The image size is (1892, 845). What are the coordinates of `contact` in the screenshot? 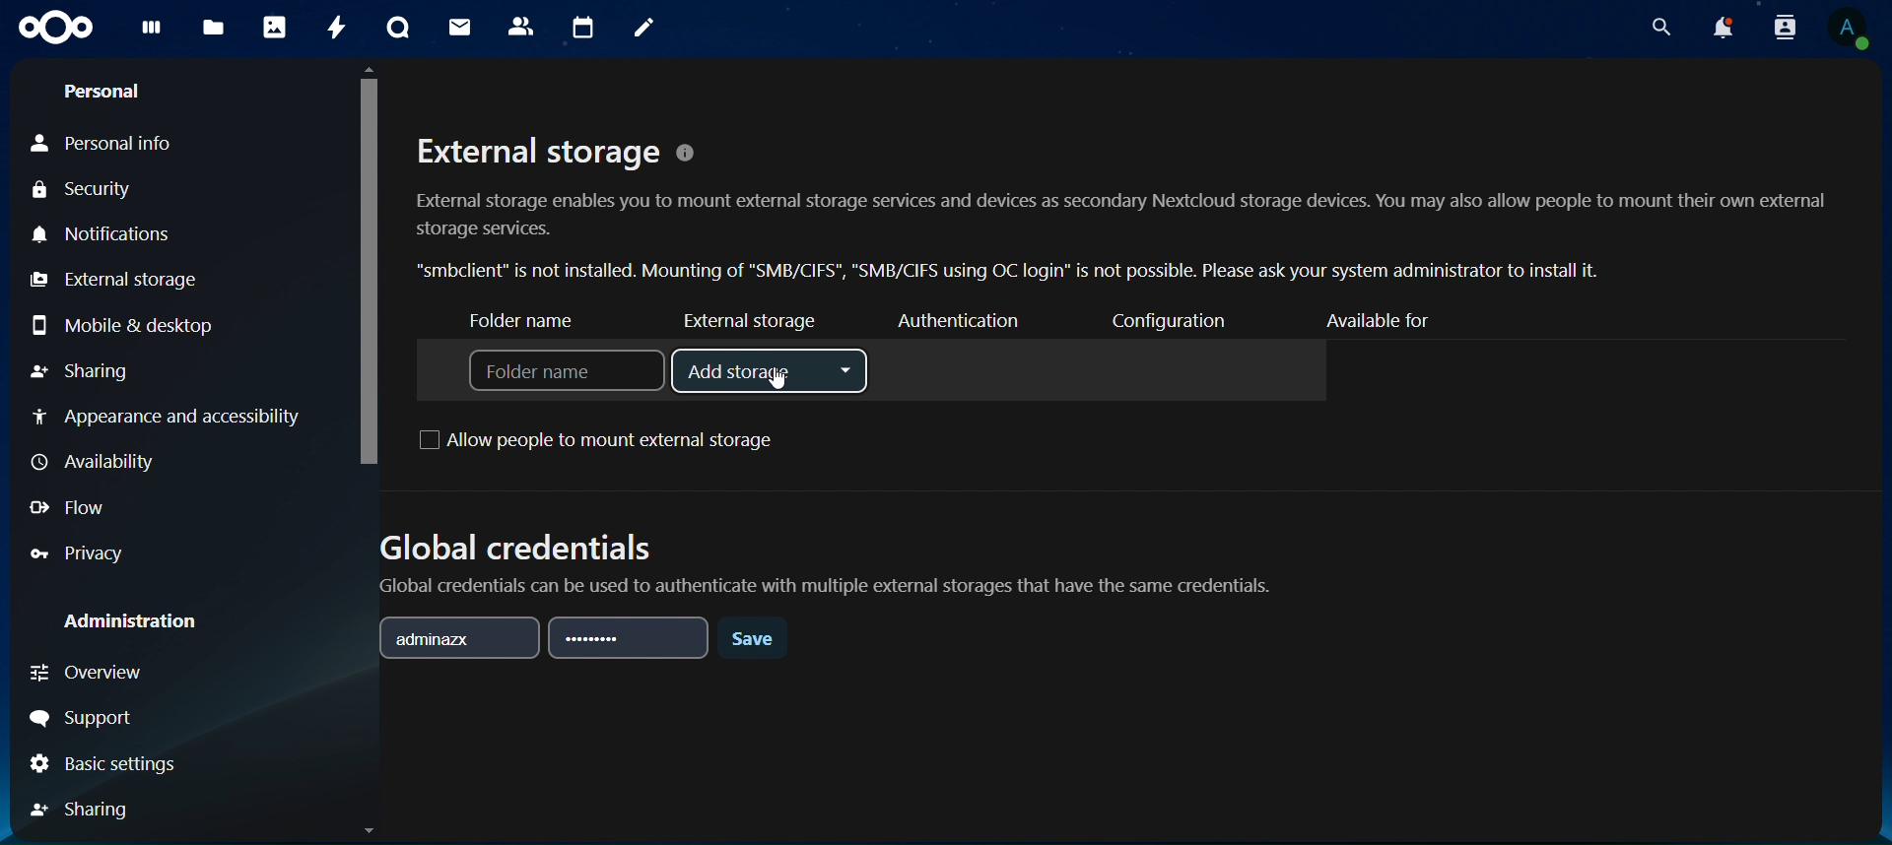 It's located at (522, 27).